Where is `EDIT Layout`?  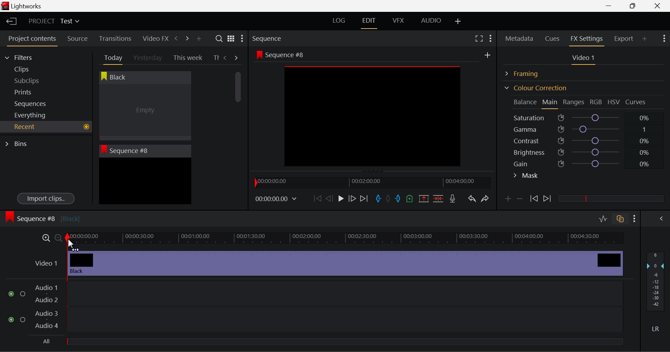
EDIT Layout is located at coordinates (370, 22).